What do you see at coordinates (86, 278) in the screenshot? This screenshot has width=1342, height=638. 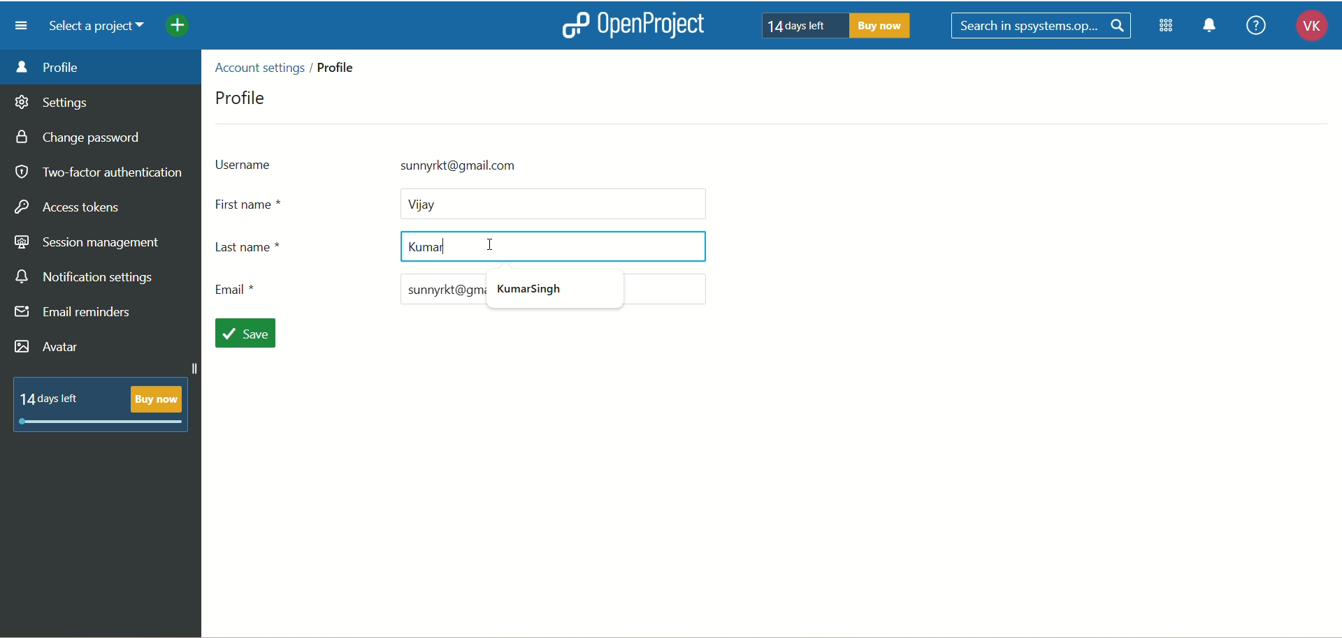 I see `notification settings` at bounding box center [86, 278].